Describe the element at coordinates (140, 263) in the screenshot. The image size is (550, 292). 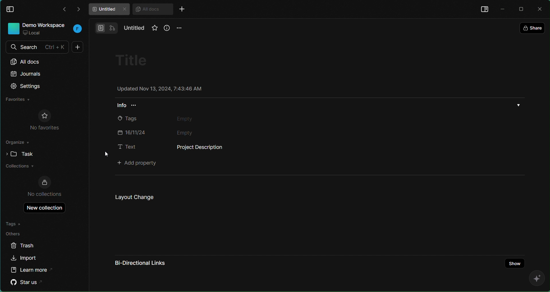
I see `Bi-Directional Links` at that location.